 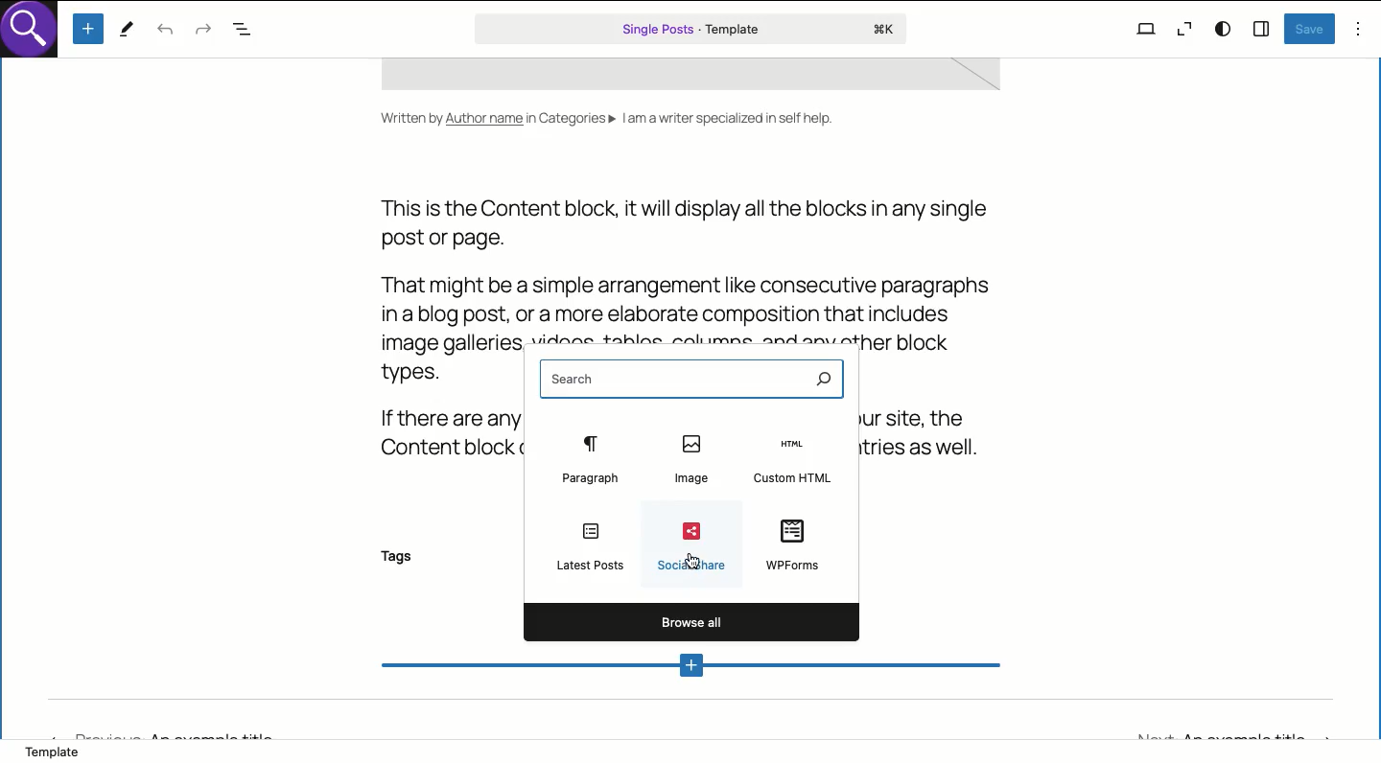 I want to click on Latest posts, so click(x=591, y=545).